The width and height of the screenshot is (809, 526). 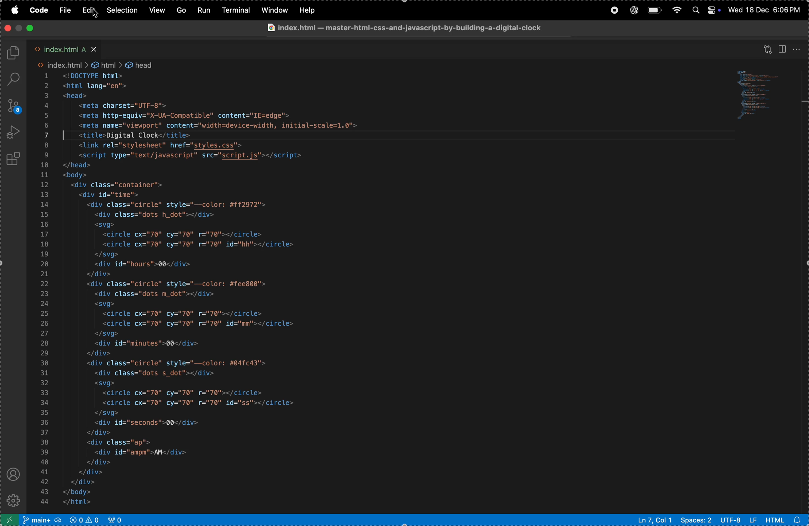 What do you see at coordinates (15, 79) in the screenshot?
I see `search` at bounding box center [15, 79].